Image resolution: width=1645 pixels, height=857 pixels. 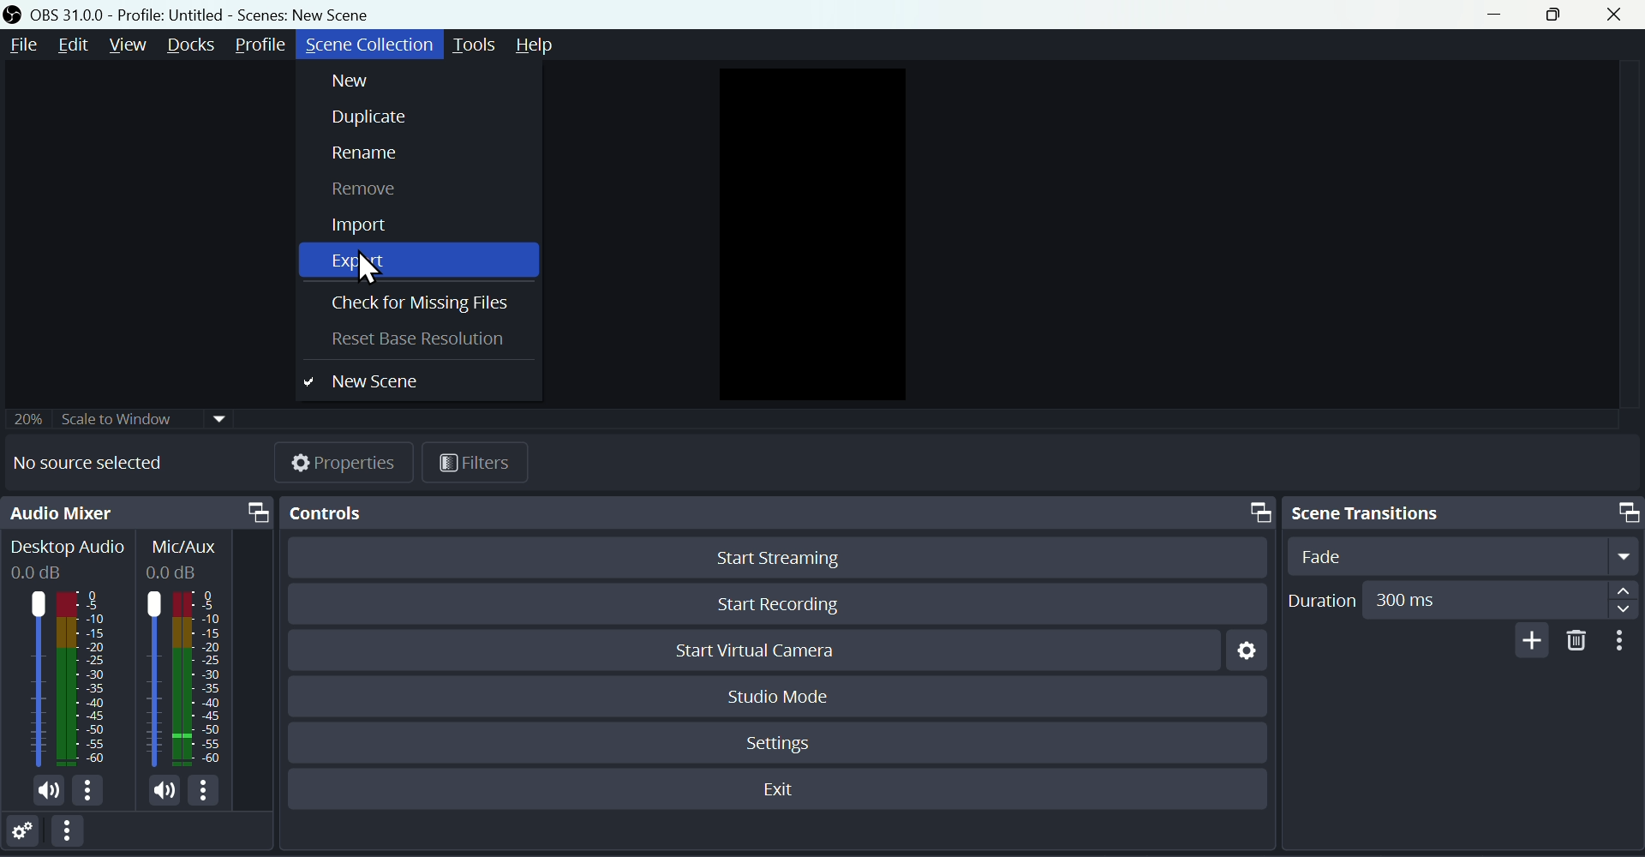 What do you see at coordinates (27, 834) in the screenshot?
I see `Settings` at bounding box center [27, 834].